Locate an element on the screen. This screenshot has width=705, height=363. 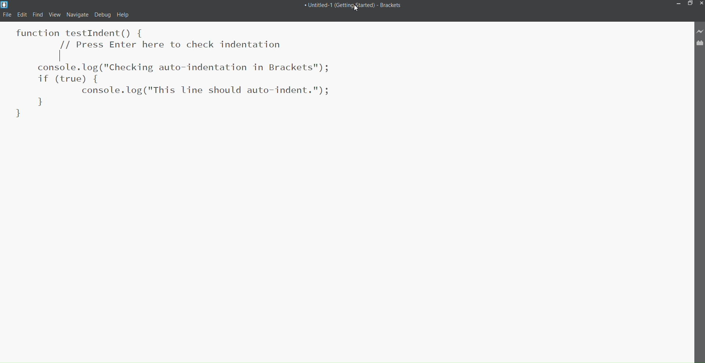
Minimize is located at coordinates (677, 4).